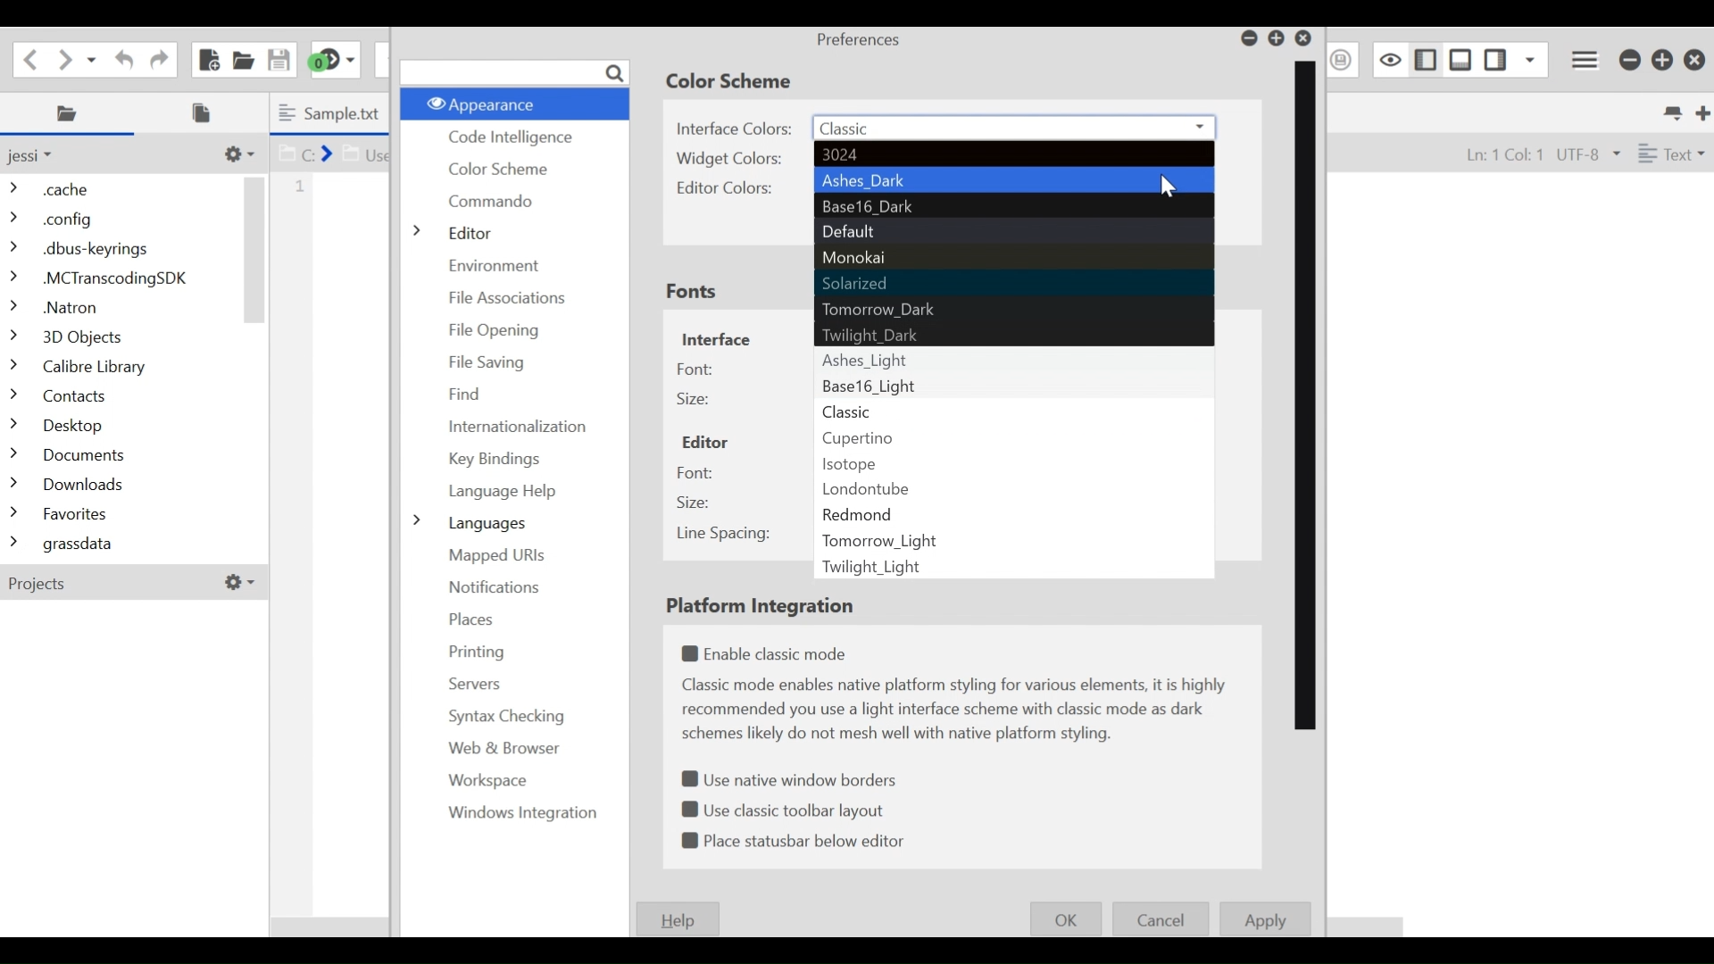  Describe the element at coordinates (1498, 59) in the screenshot. I see `Show/ Hide left Pane` at that location.